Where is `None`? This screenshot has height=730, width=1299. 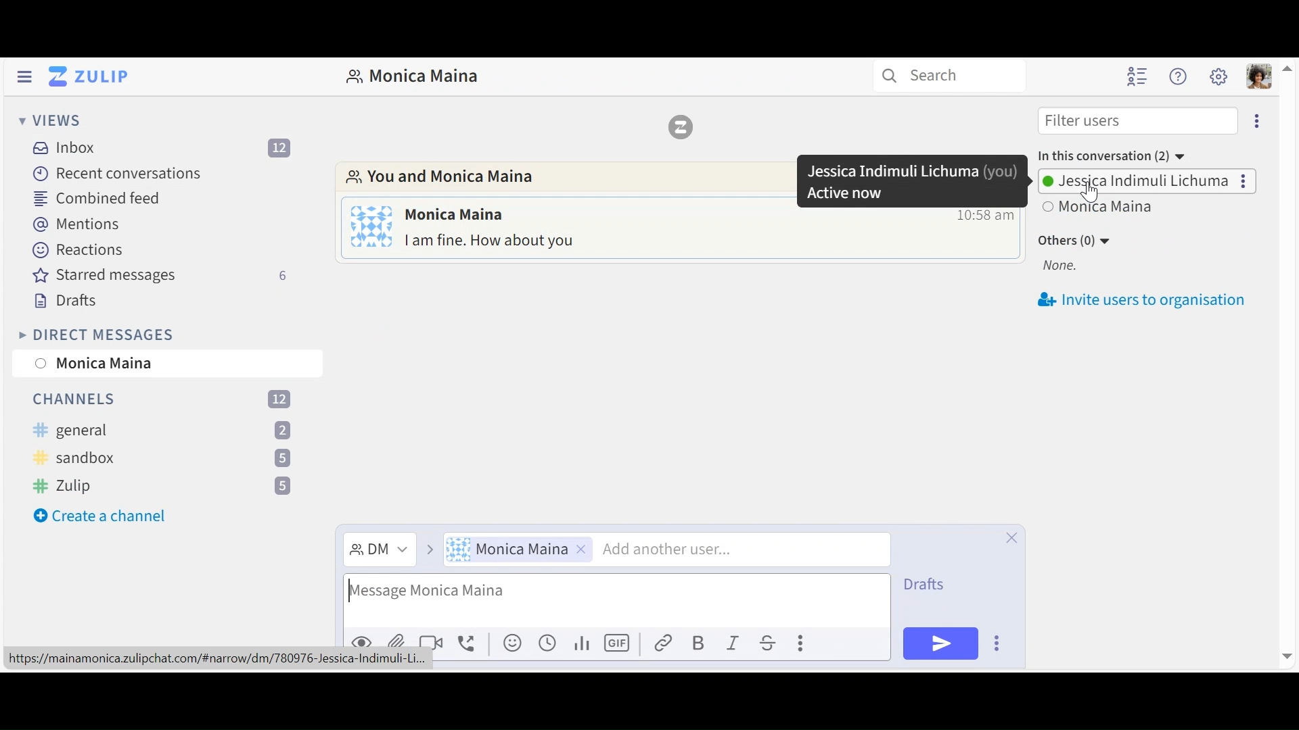 None is located at coordinates (1072, 265).